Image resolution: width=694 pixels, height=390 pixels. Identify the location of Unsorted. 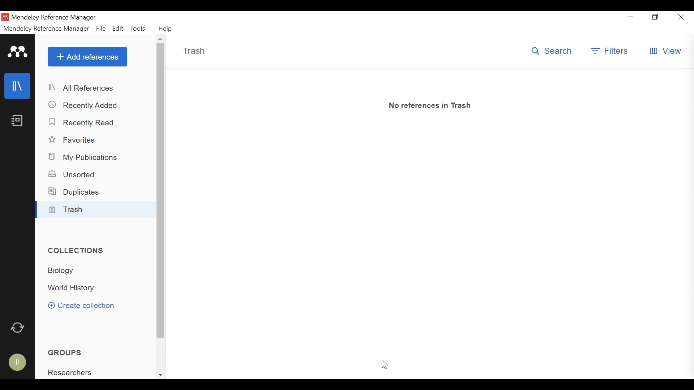
(75, 174).